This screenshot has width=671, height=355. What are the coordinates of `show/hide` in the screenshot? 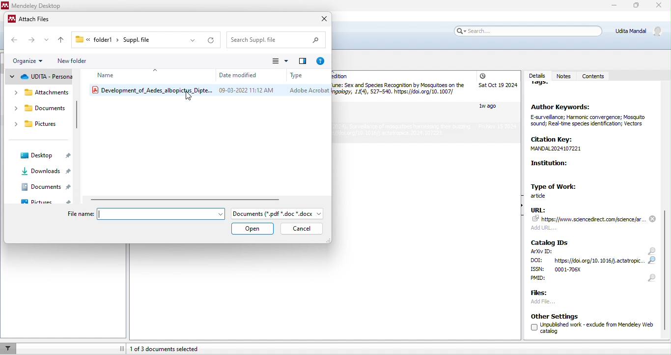 It's located at (515, 206).